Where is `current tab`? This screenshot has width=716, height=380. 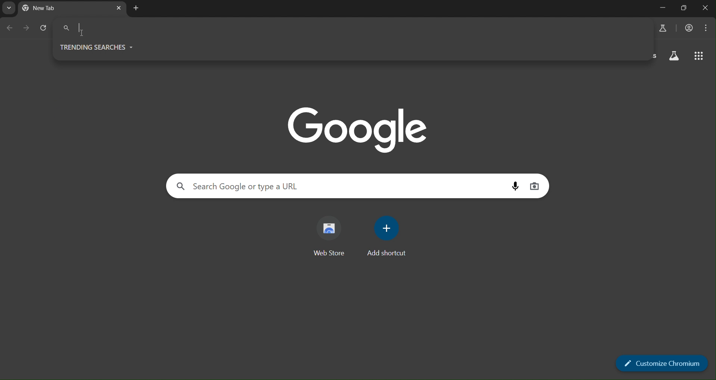
current tab is located at coordinates (52, 9).